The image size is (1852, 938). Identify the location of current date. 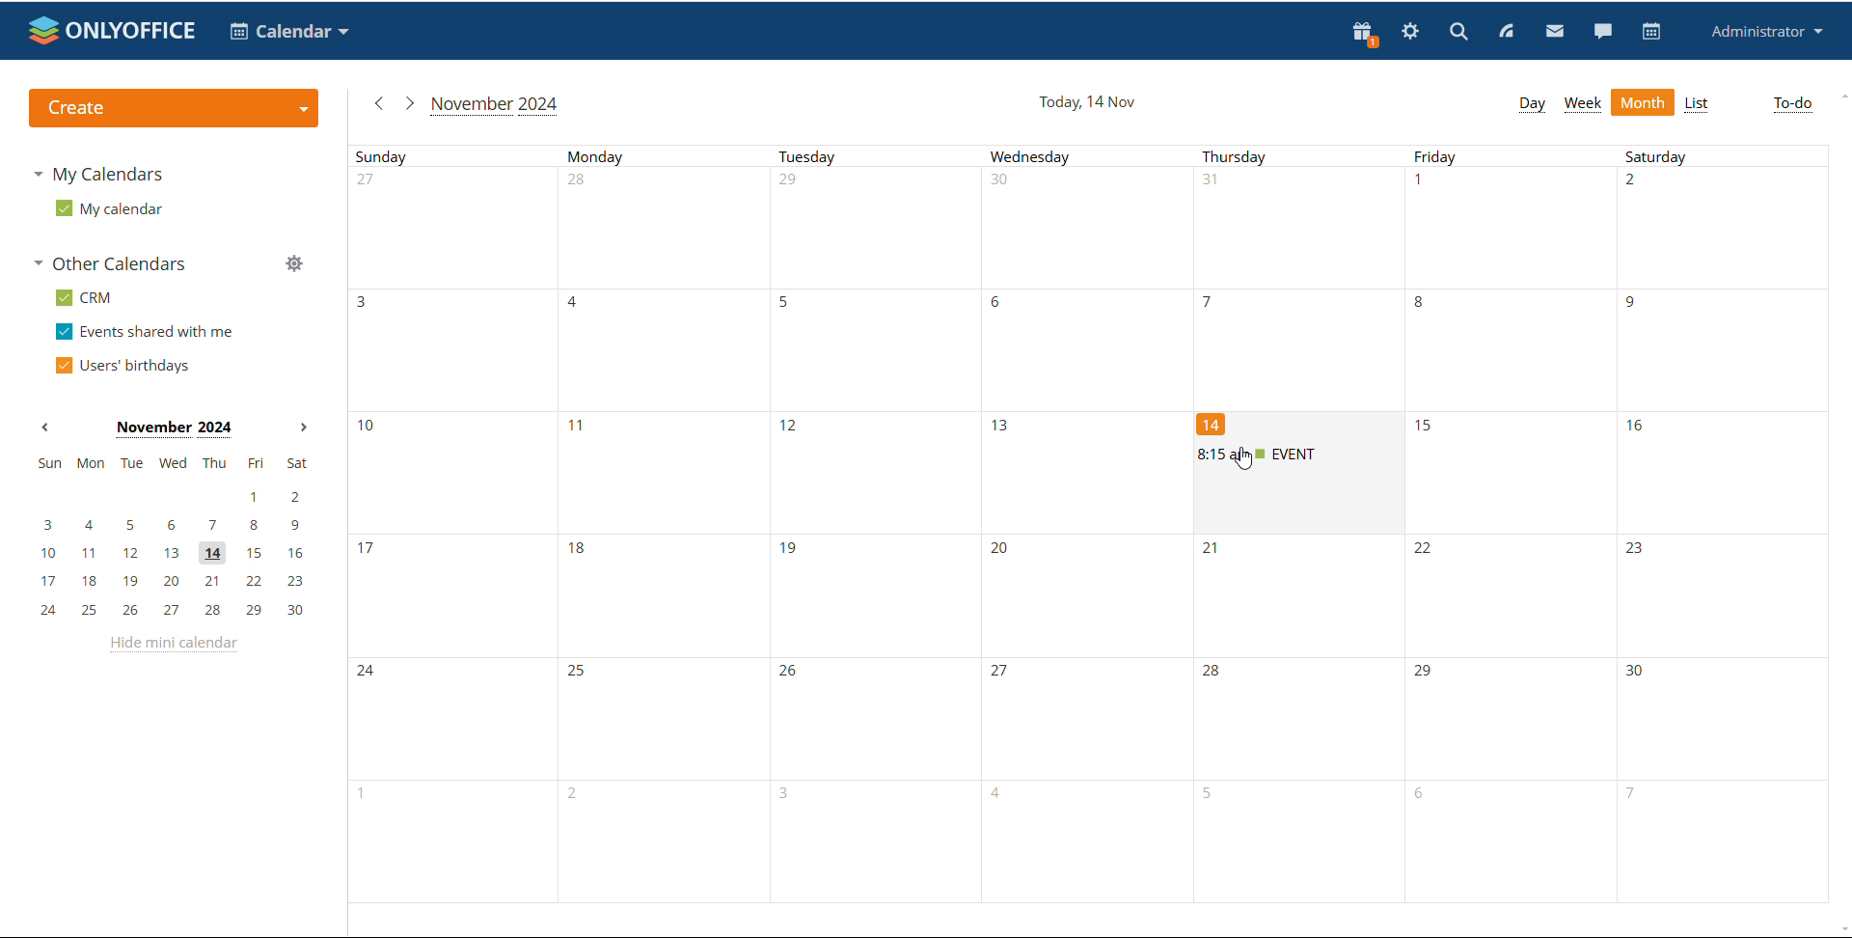
(1088, 101).